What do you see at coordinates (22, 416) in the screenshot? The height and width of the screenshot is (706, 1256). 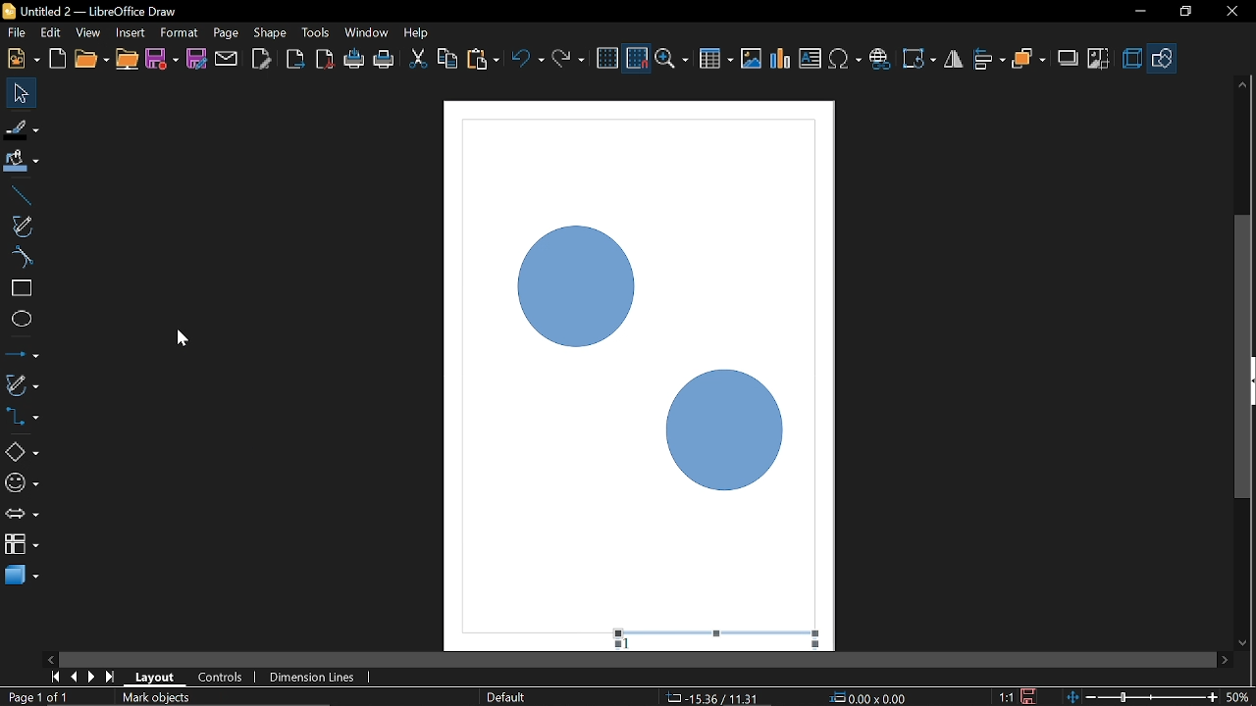 I see `Connector` at bounding box center [22, 416].